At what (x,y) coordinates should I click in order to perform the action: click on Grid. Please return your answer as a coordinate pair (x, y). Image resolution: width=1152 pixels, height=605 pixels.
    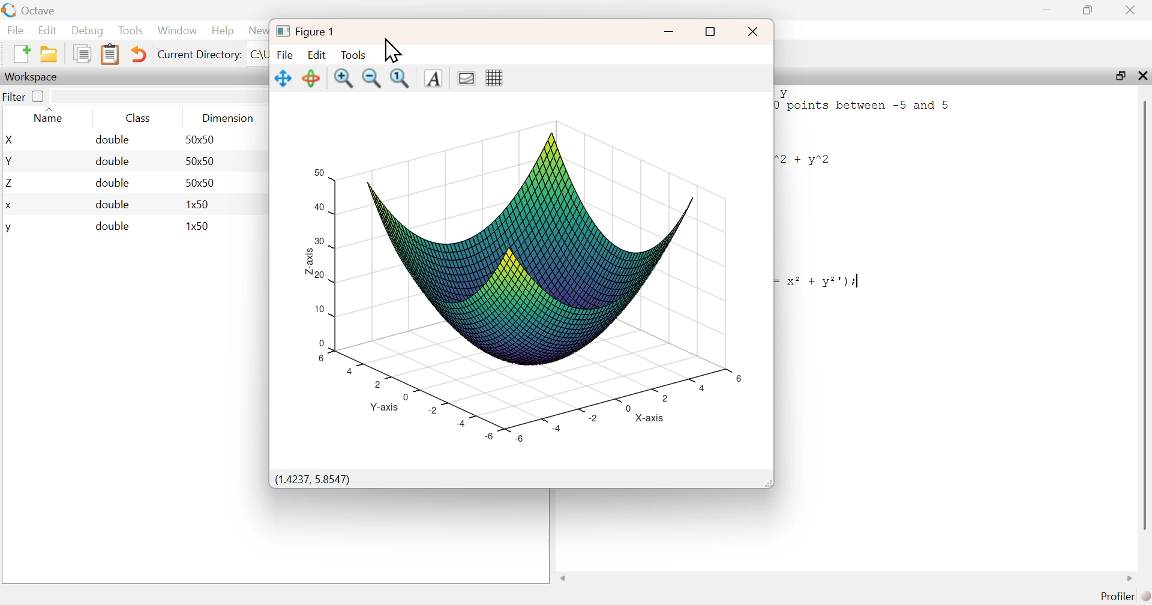
    Looking at the image, I should click on (494, 78).